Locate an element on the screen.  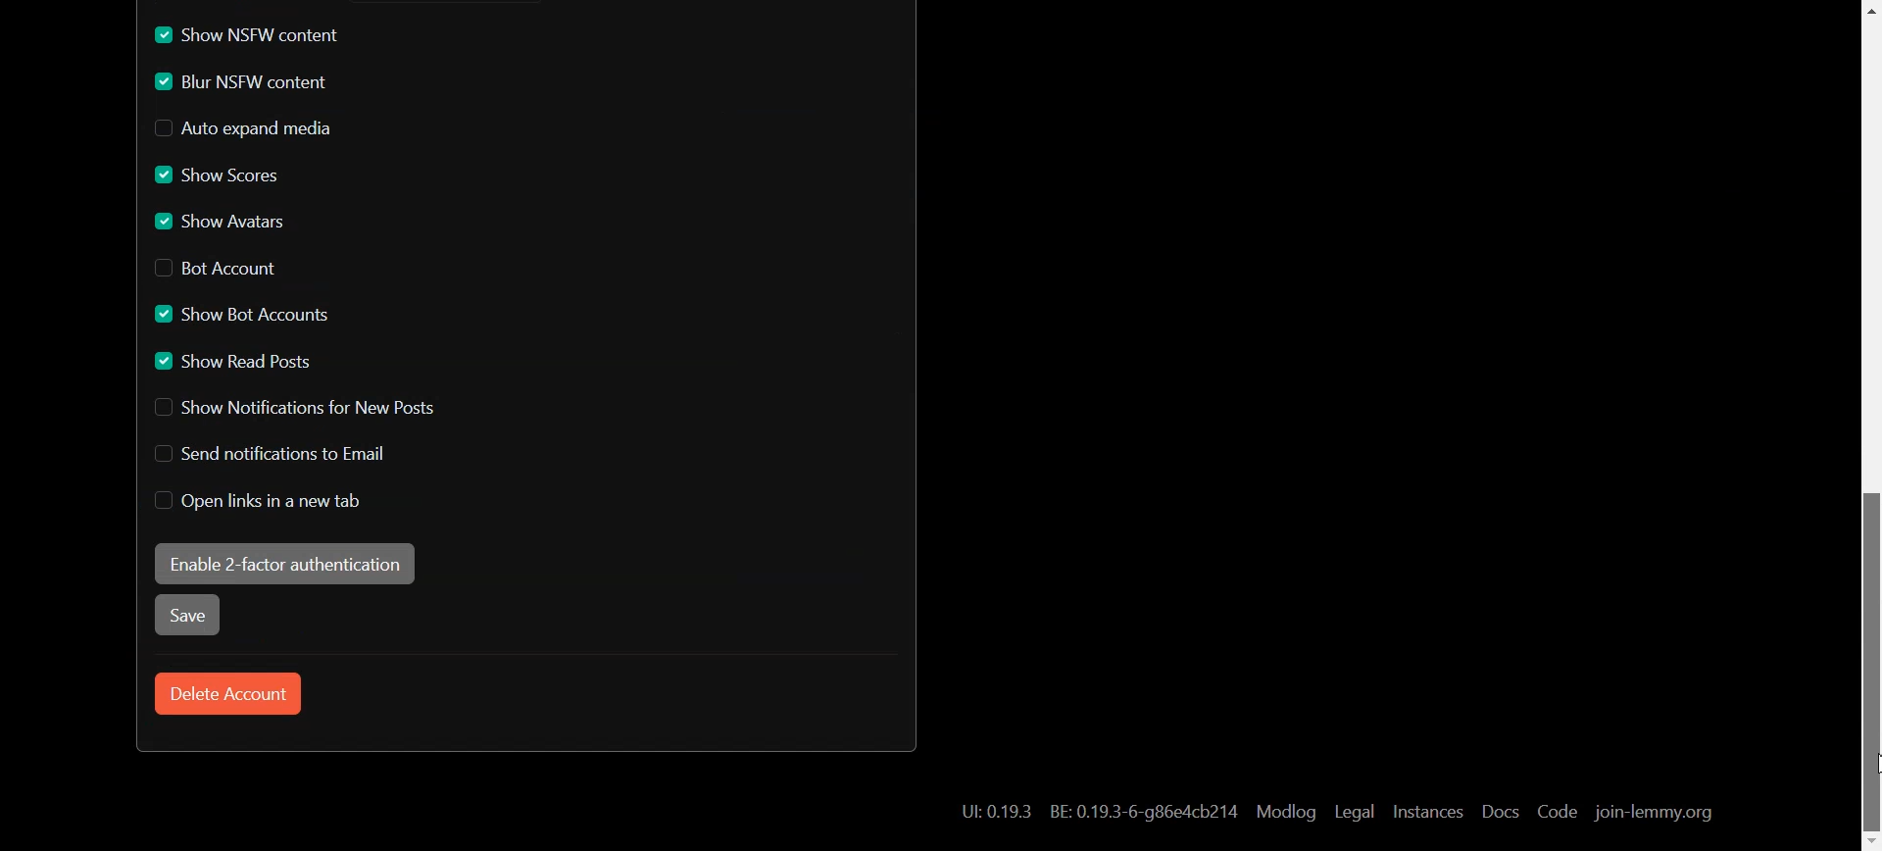
Instances is located at coordinates (1428, 812).